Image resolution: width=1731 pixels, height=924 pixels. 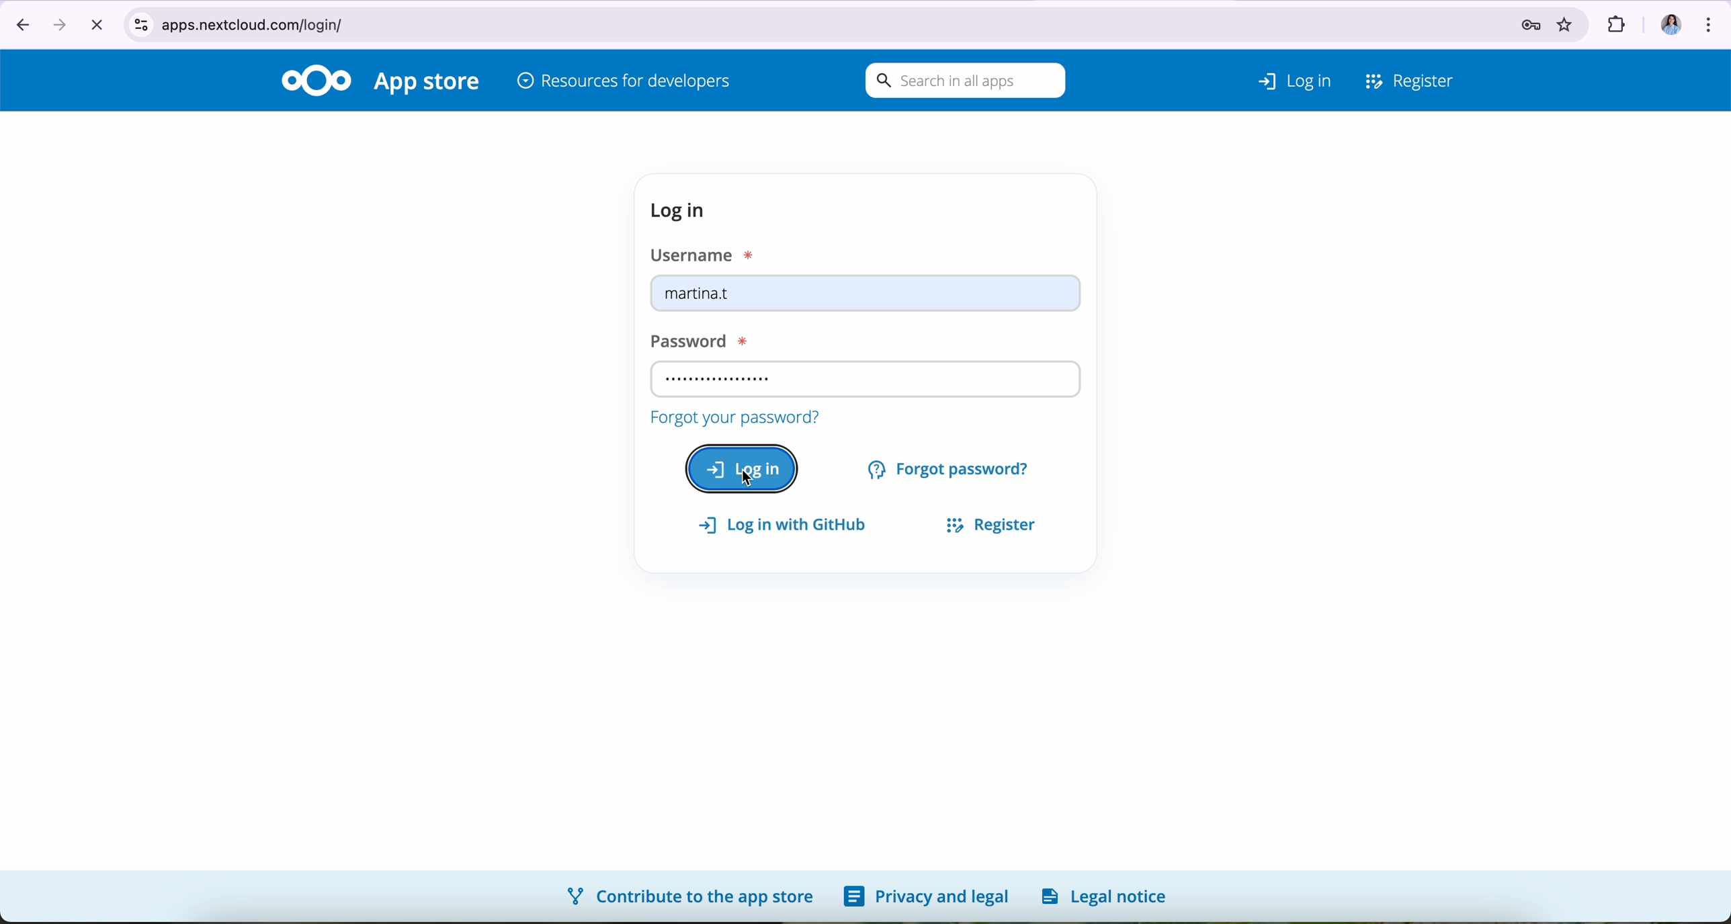 I want to click on profile, so click(x=1664, y=19).